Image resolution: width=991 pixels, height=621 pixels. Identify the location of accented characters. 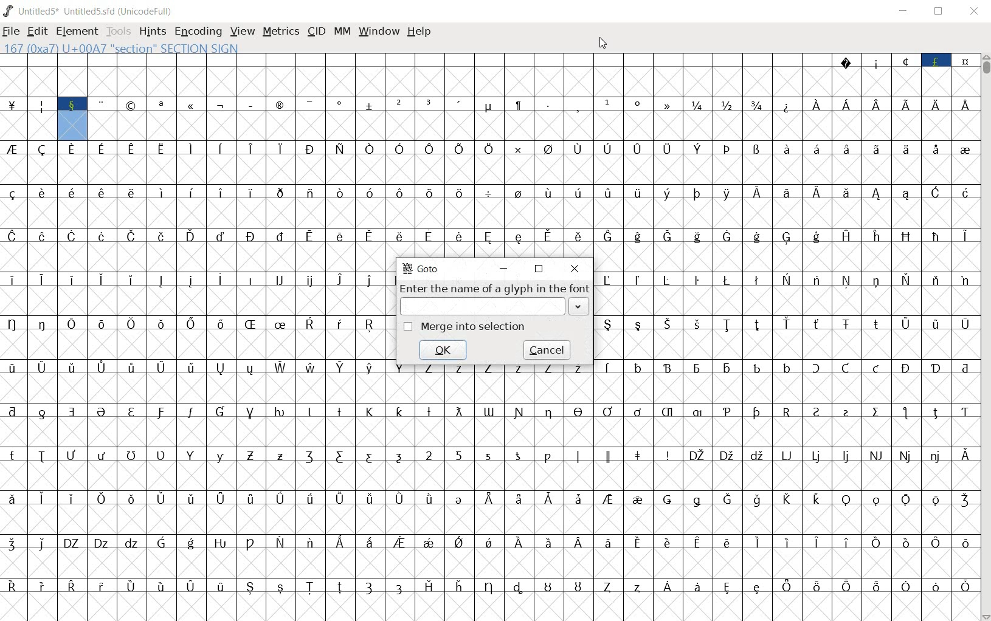
(636, 382).